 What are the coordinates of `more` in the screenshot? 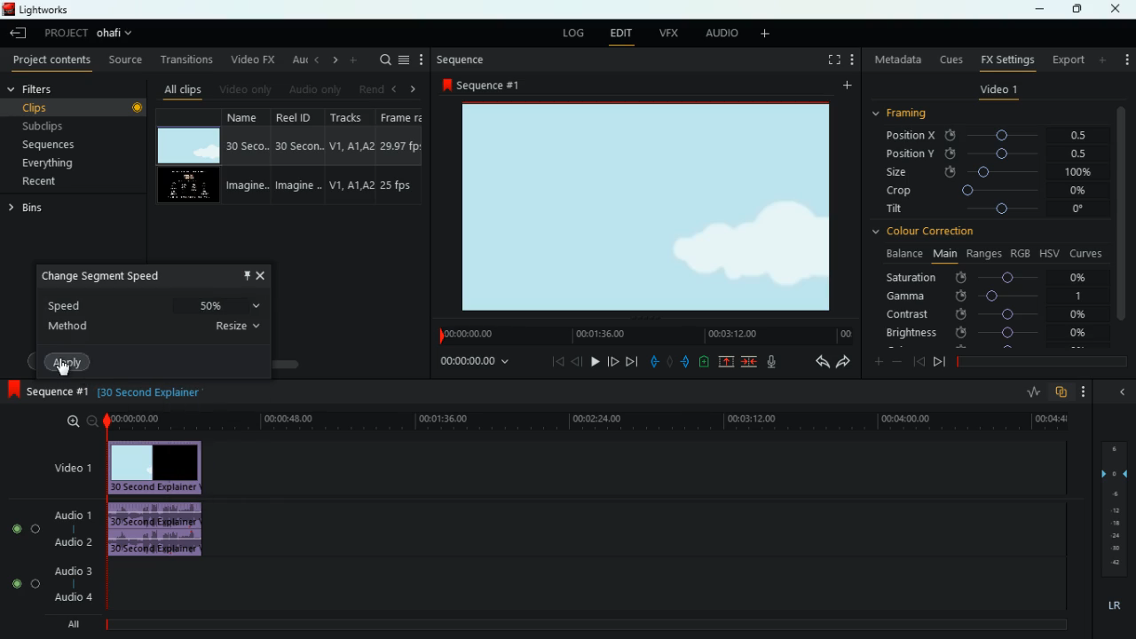 It's located at (1085, 392).